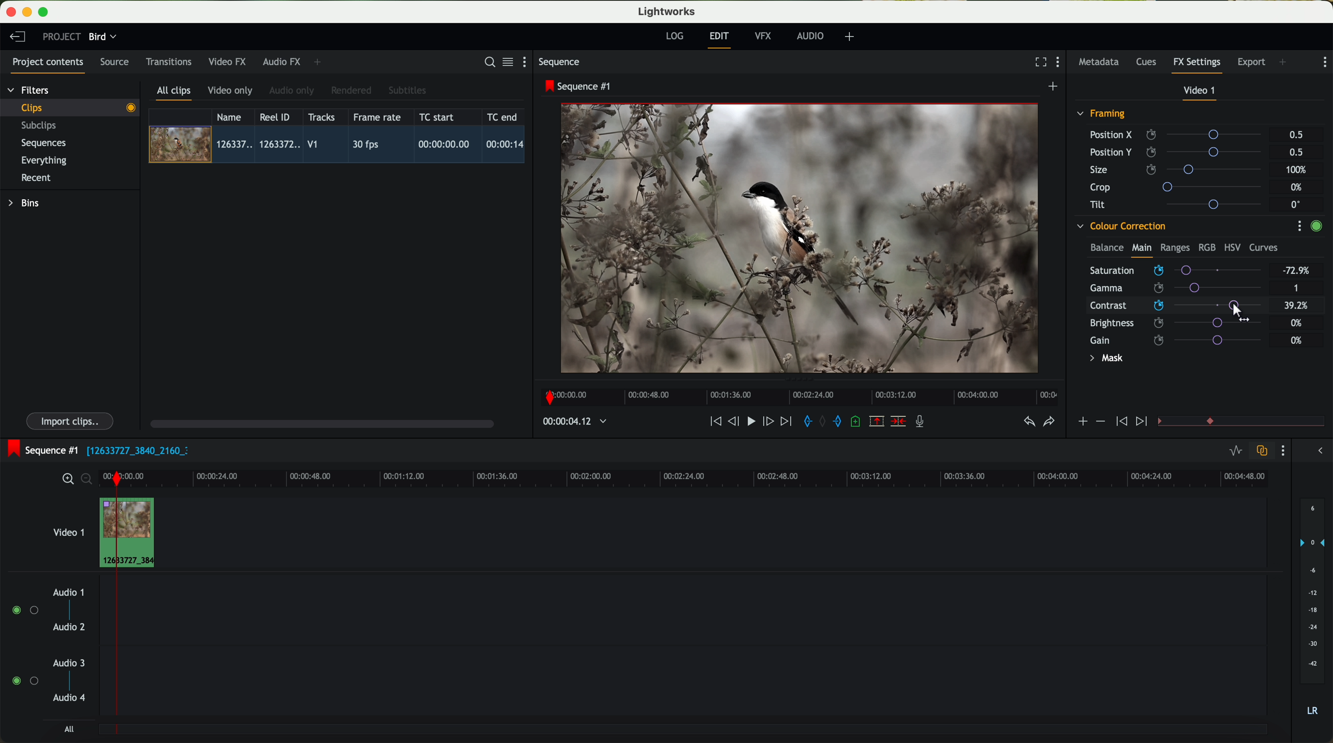 The width and height of the screenshot is (1333, 743). Describe the element at coordinates (70, 698) in the screenshot. I see `audio 4` at that location.